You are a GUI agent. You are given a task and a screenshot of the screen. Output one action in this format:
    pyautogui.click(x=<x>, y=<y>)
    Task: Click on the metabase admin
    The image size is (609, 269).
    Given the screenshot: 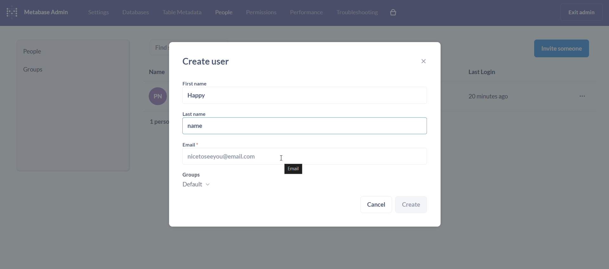 What is the action you would take?
    pyautogui.click(x=49, y=13)
    